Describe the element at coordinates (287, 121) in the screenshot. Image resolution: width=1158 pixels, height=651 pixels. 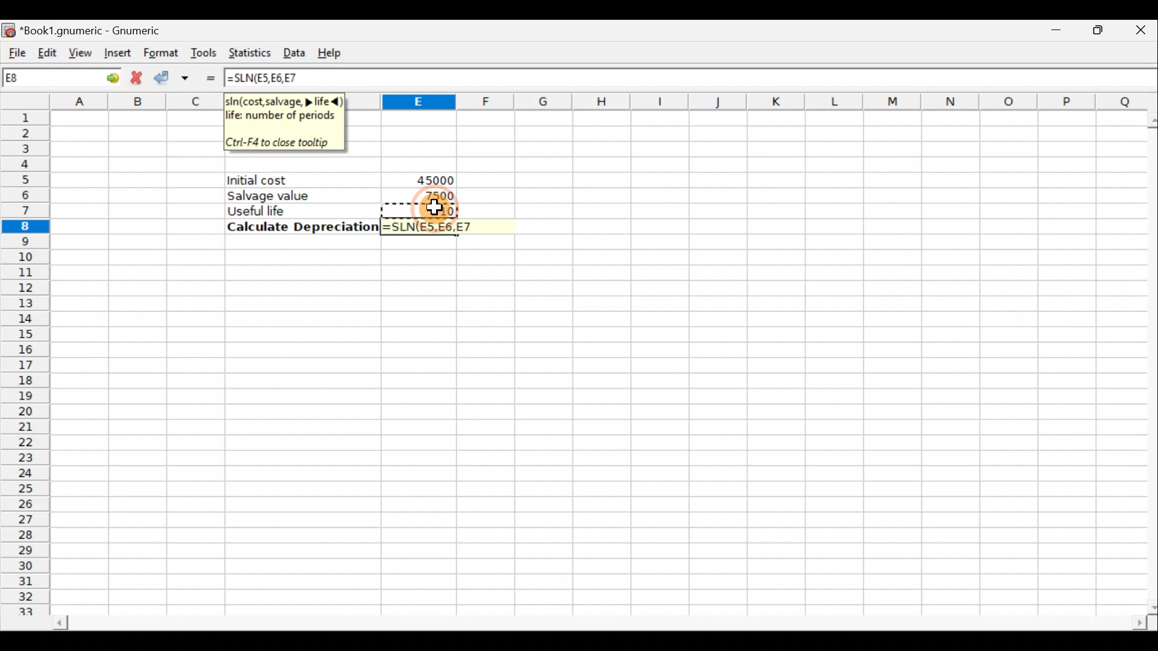
I see `sln(cost,salvage> life<)life: number of periods. Ctrl+F4 to close tooltip` at that location.